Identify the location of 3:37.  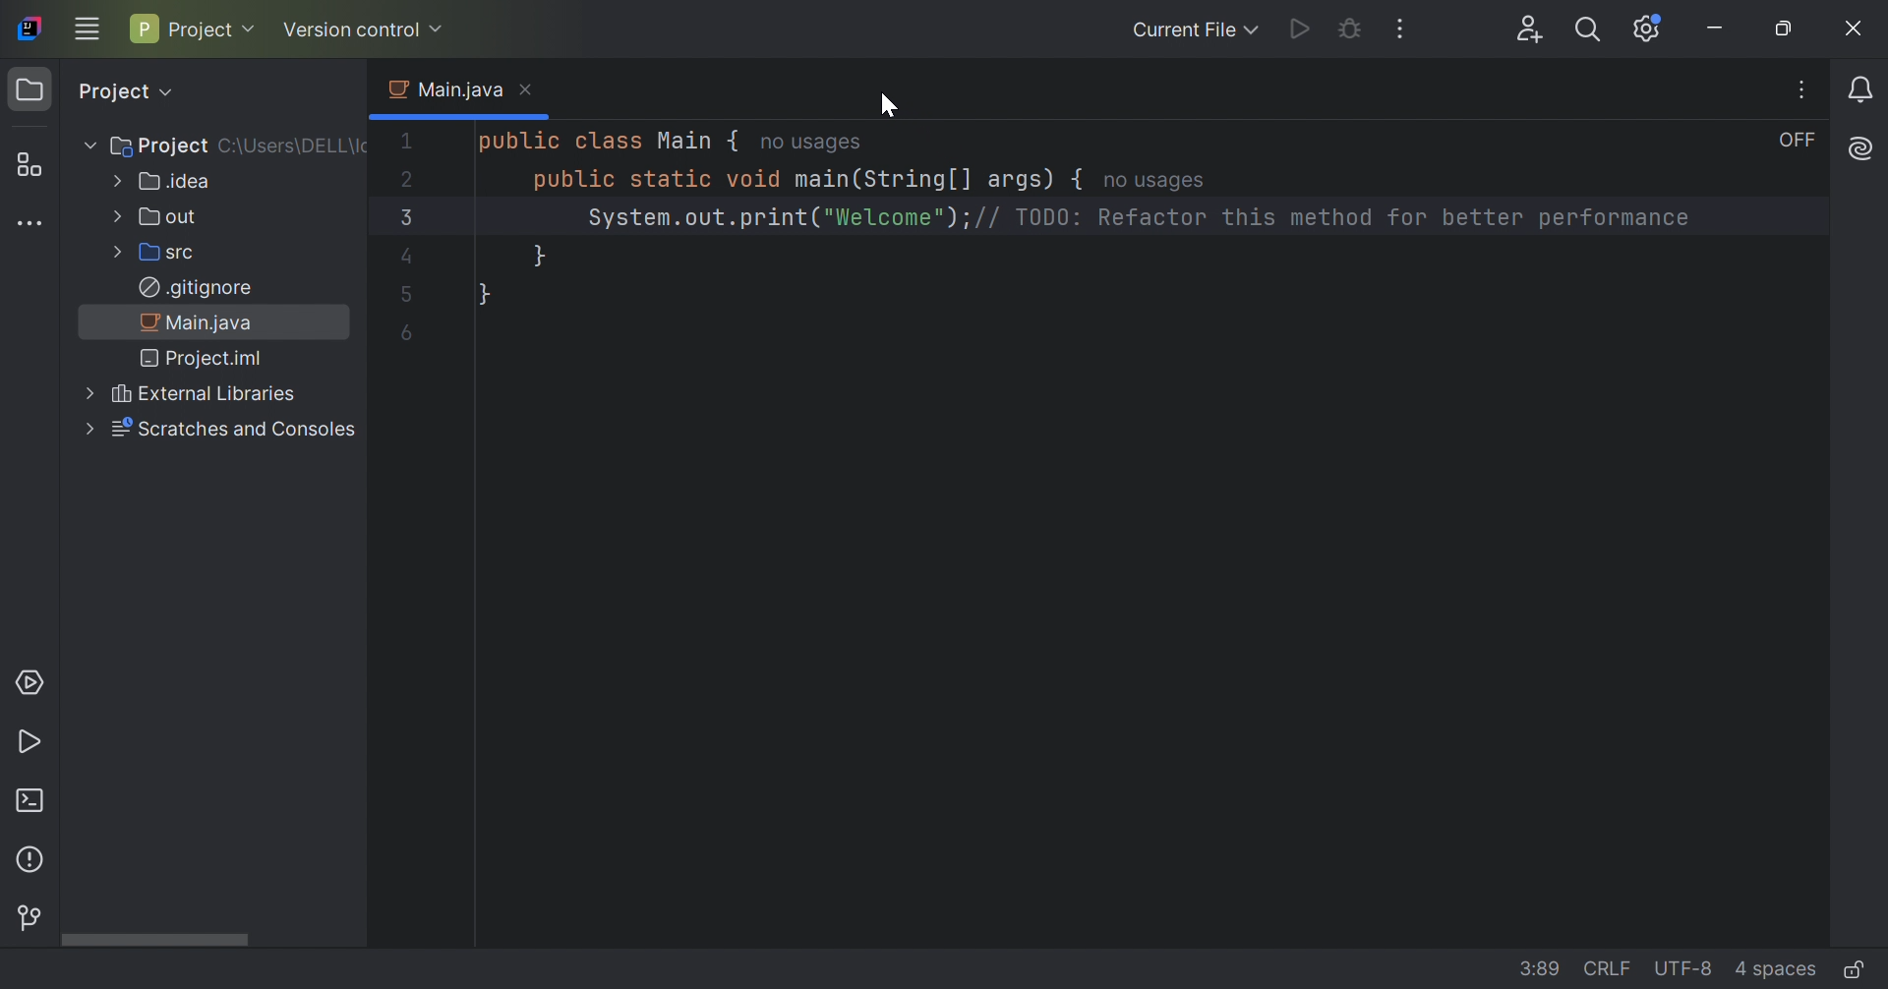
(1541, 968).